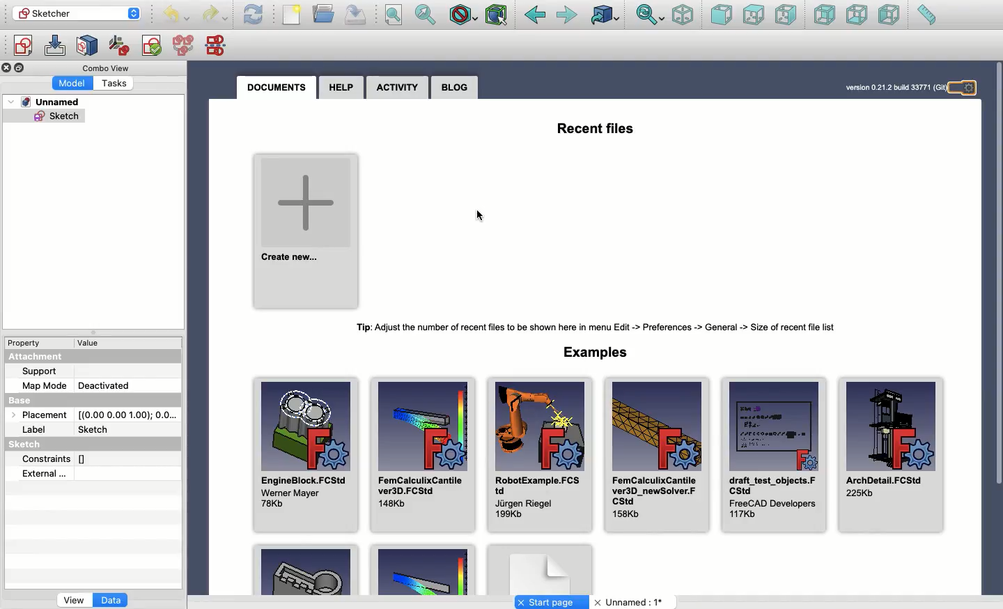 This screenshot has height=609, width=1003. What do you see at coordinates (857, 15) in the screenshot?
I see `Bottom` at bounding box center [857, 15].